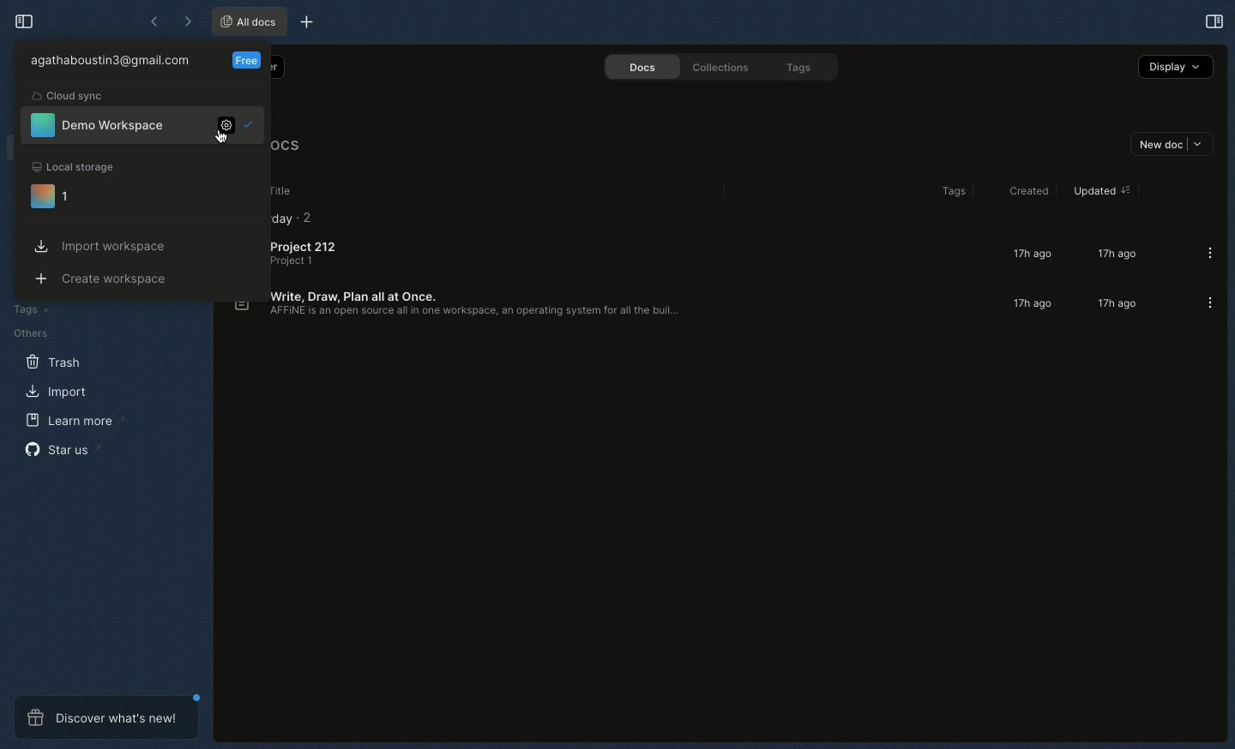 The height and width of the screenshot is (749, 1235). I want to click on Project 212, so click(306, 255).